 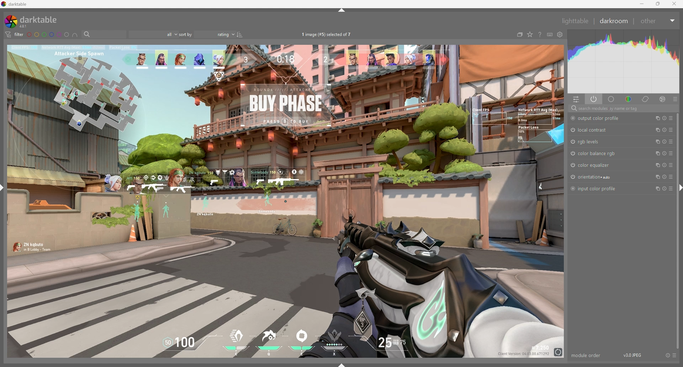 I want to click on online help, so click(x=540, y=34).